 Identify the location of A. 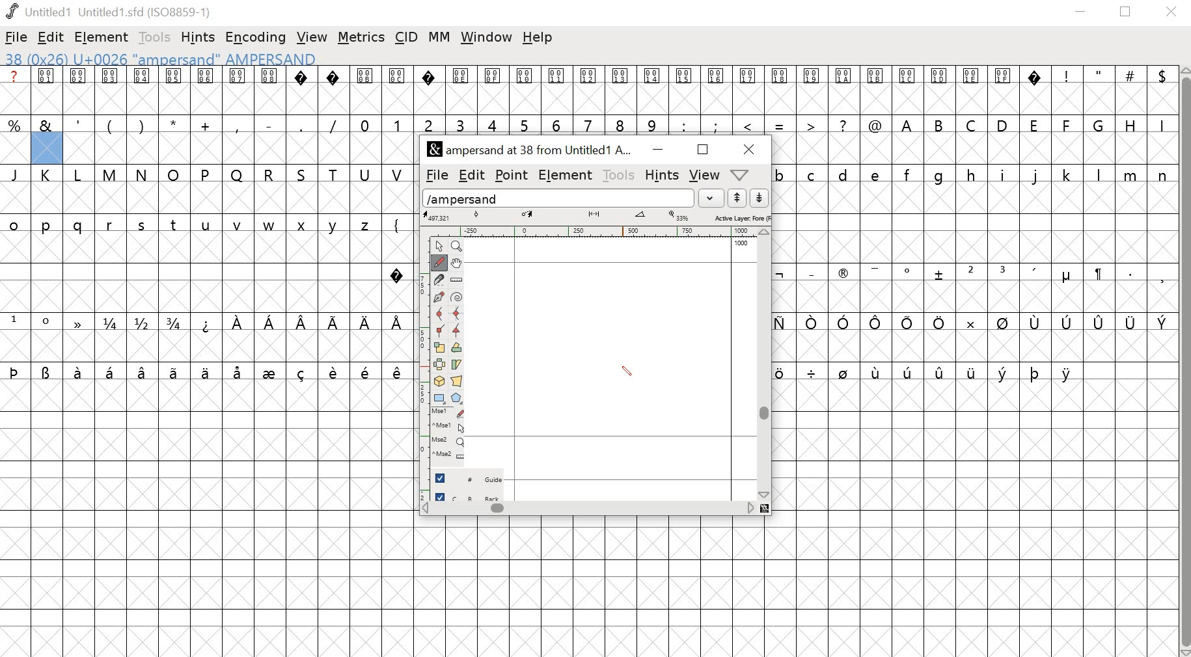
(908, 124).